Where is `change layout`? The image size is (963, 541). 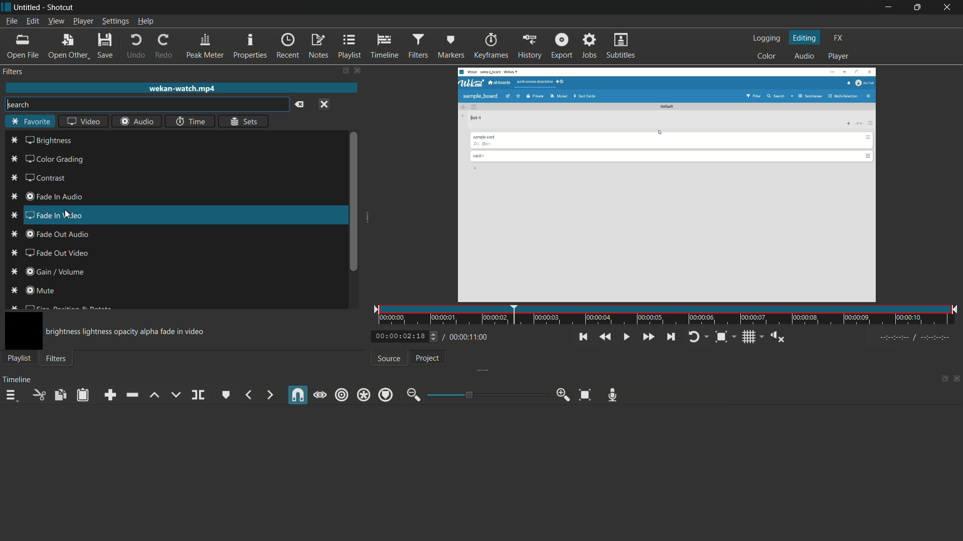 change layout is located at coordinates (943, 378).